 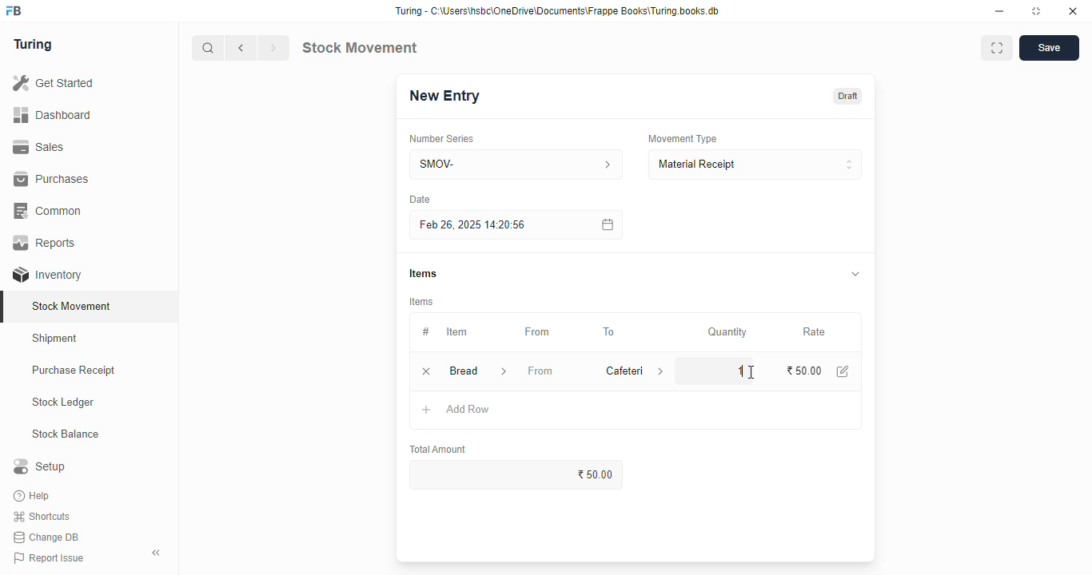 I want to click on stock balance, so click(x=66, y=434).